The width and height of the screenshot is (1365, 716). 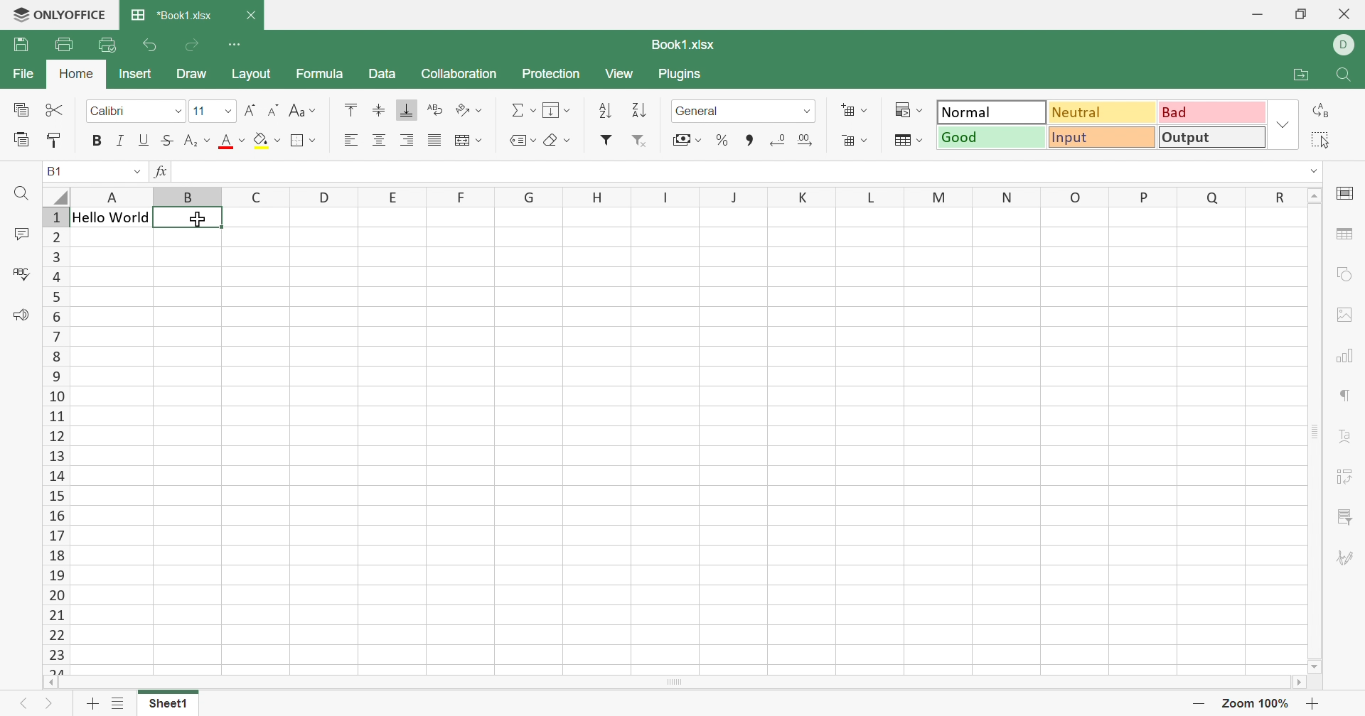 What do you see at coordinates (56, 440) in the screenshot?
I see `Row numbers` at bounding box center [56, 440].